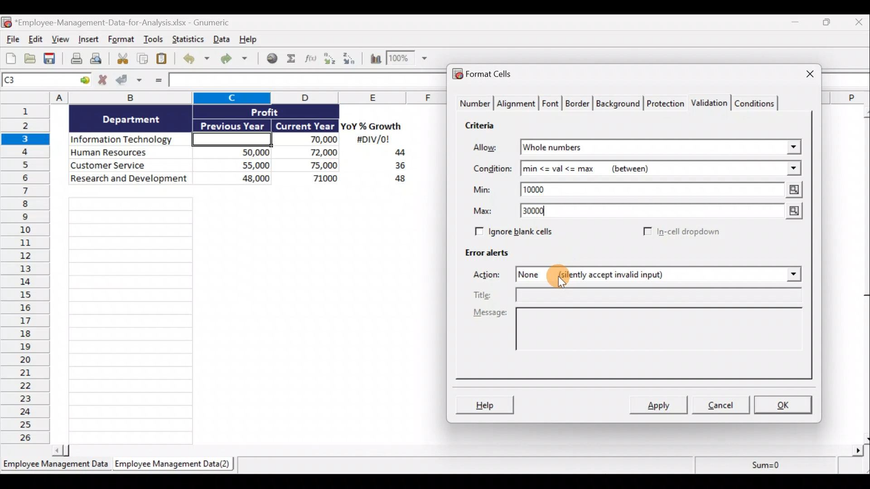 The height and width of the screenshot is (489, 870). Describe the element at coordinates (128, 153) in the screenshot. I see `Human Resources` at that location.